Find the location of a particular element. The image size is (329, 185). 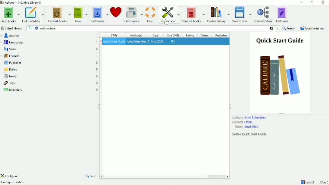

full text search is located at coordinates (30, 29).